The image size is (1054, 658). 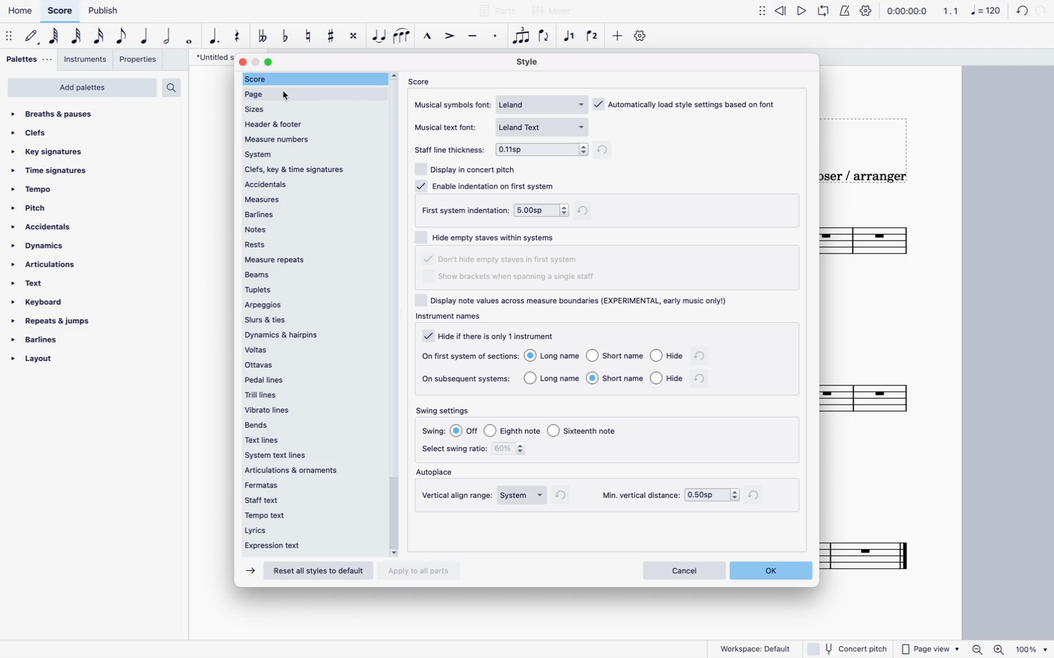 I want to click on hide, so click(x=492, y=334).